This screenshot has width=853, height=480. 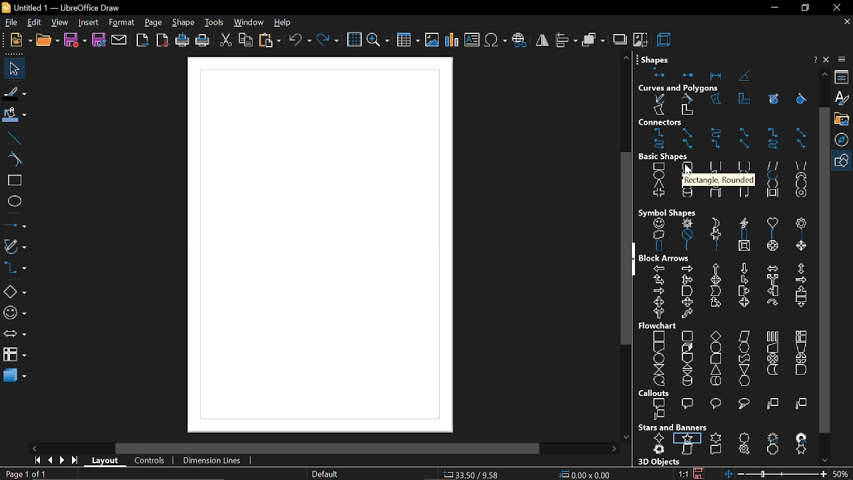 What do you see at coordinates (626, 57) in the screenshot?
I see `scroll up` at bounding box center [626, 57].